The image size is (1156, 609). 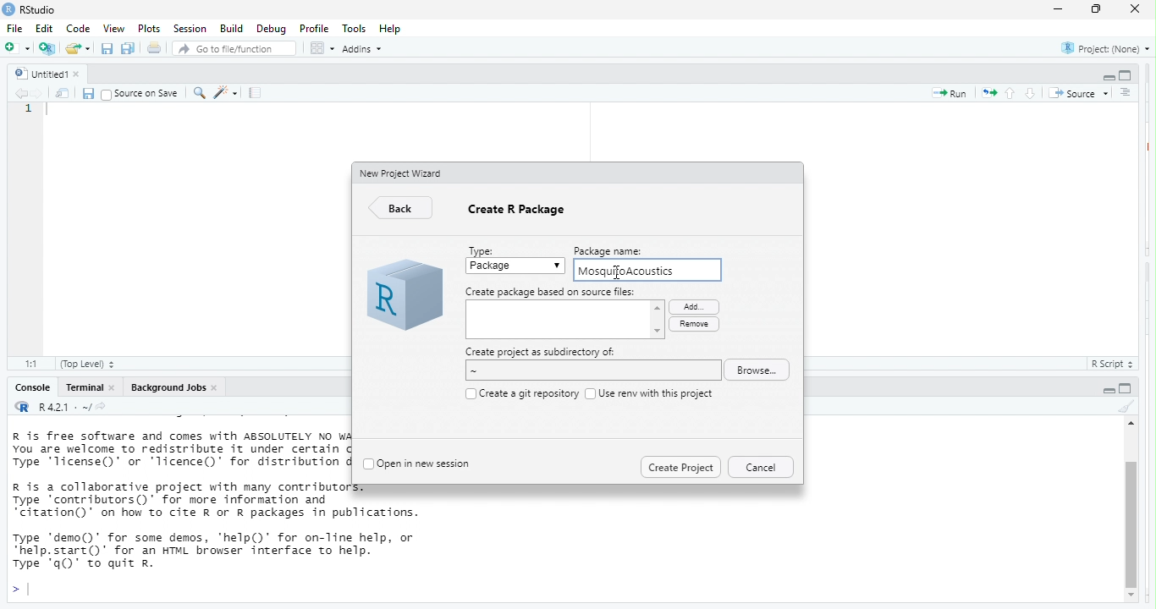 What do you see at coordinates (38, 72) in the screenshot?
I see ` Untitled1` at bounding box center [38, 72].